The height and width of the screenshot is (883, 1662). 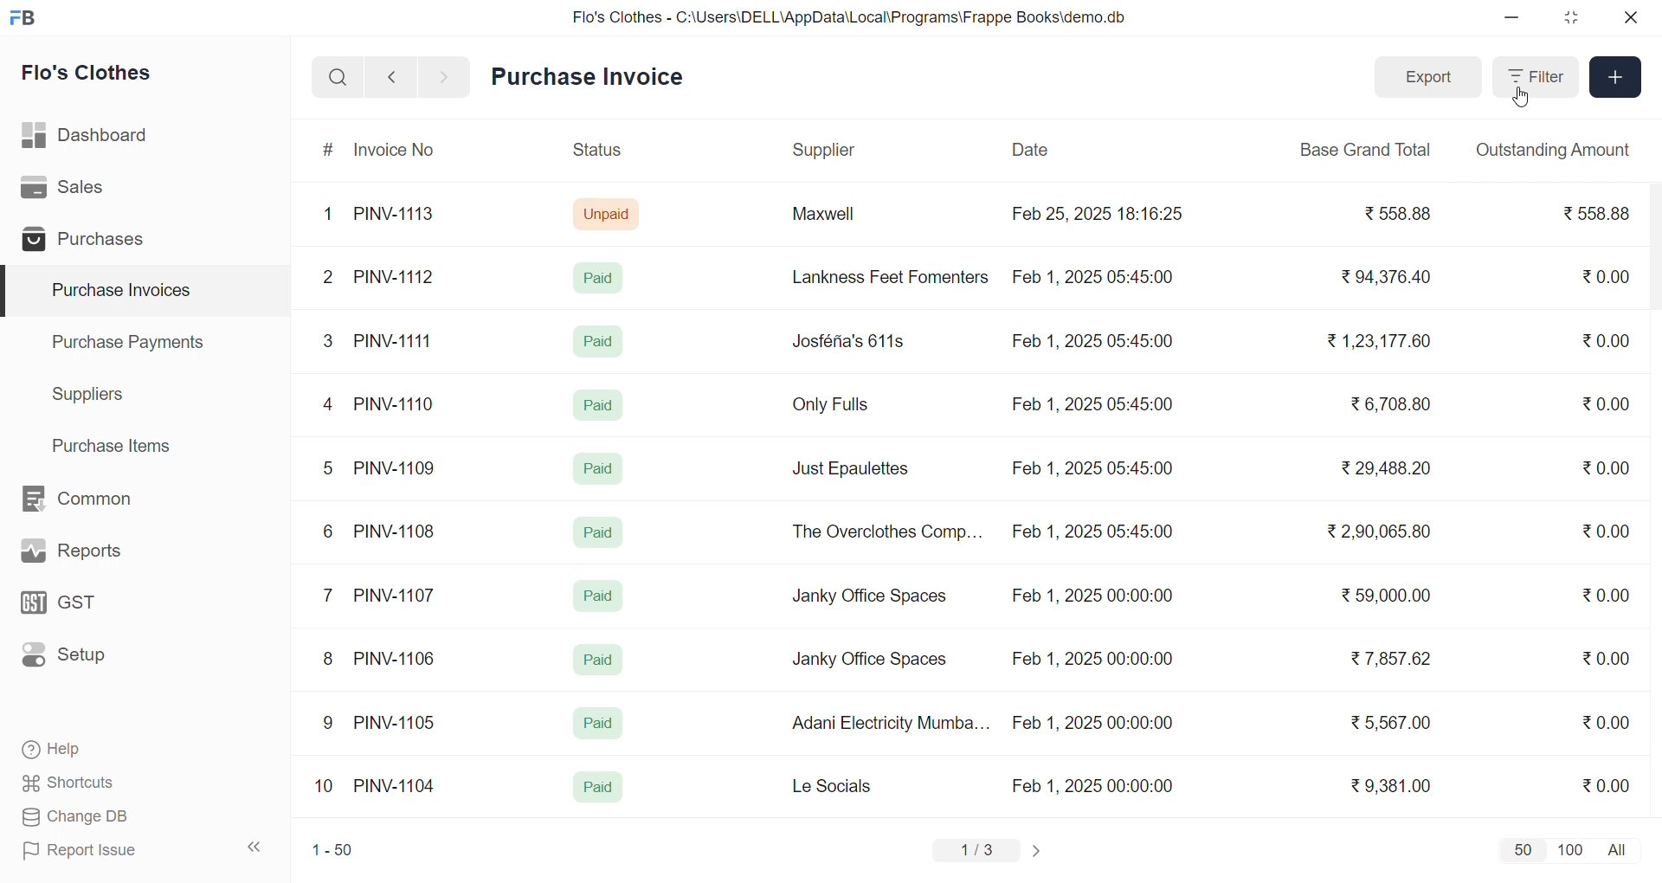 I want to click on navigate backward, so click(x=391, y=76).